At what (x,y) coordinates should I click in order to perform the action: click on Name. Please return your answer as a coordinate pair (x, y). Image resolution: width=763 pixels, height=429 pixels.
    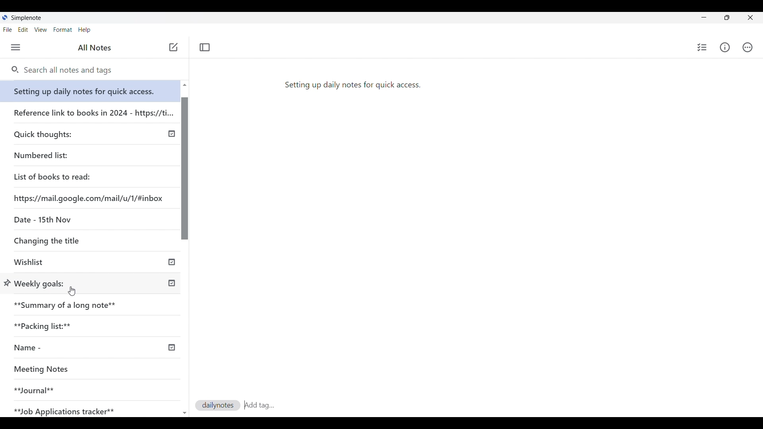
    Looking at the image, I should click on (57, 348).